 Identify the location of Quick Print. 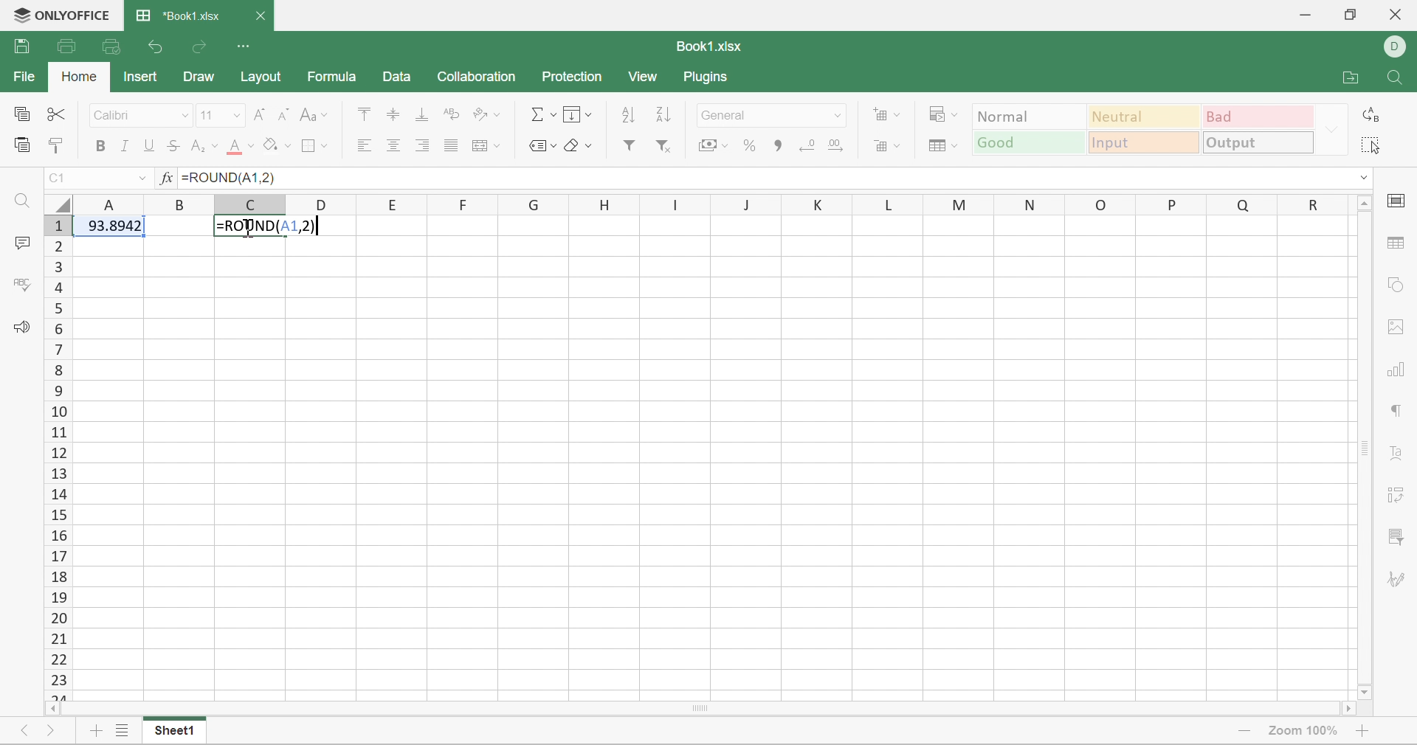
(106, 45).